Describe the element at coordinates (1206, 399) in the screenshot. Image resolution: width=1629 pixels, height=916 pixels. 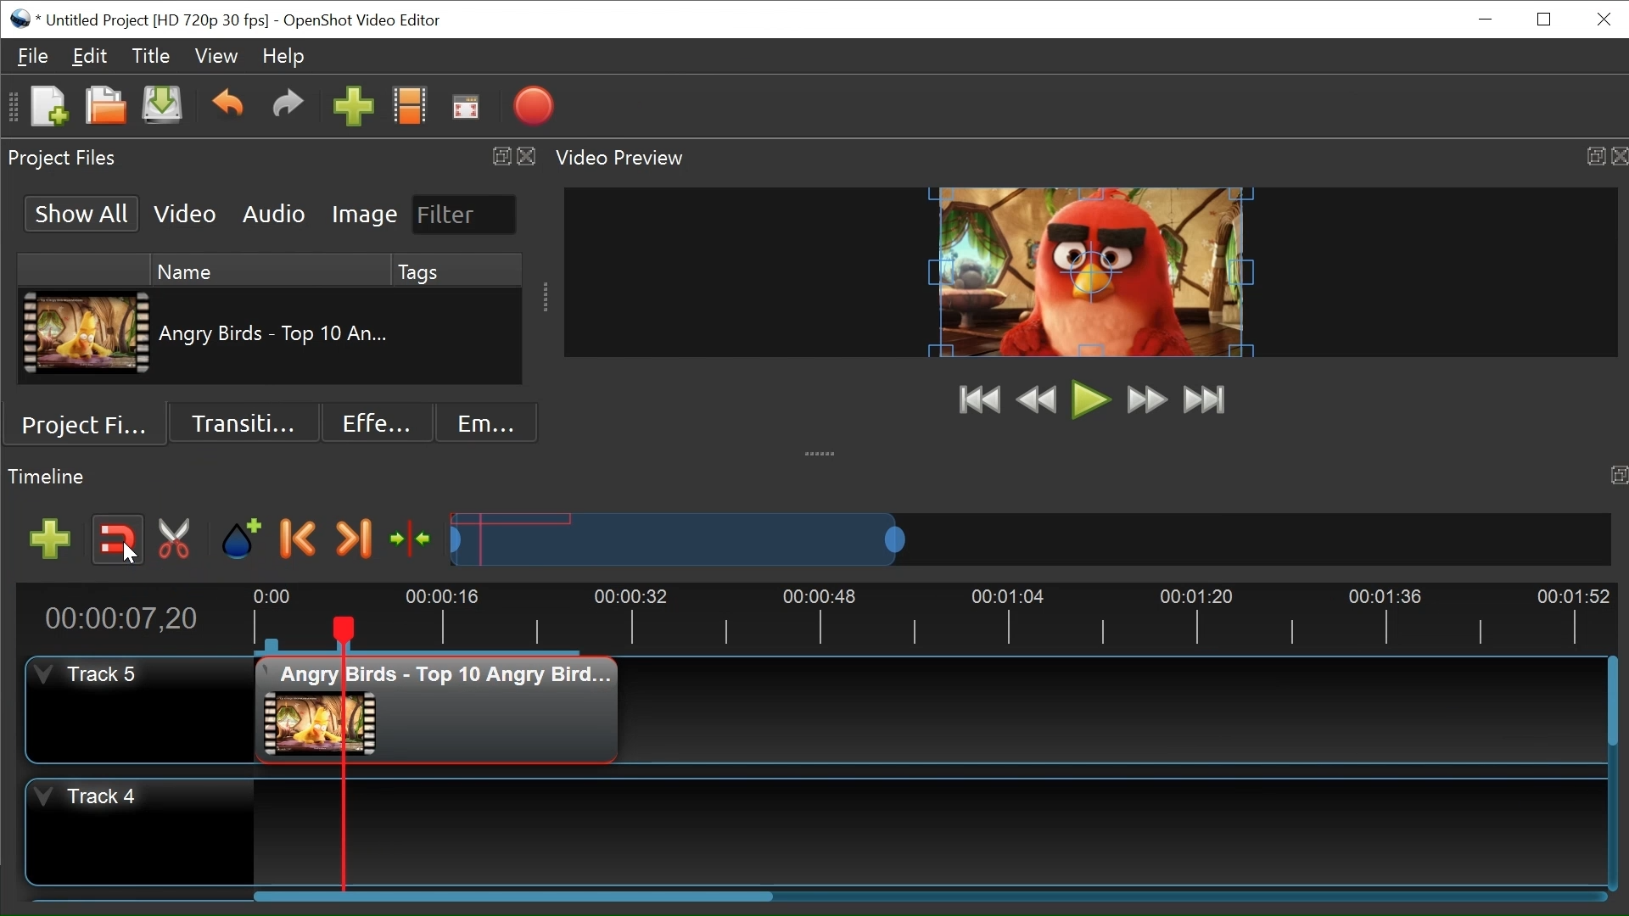
I see `Jump to End` at that location.